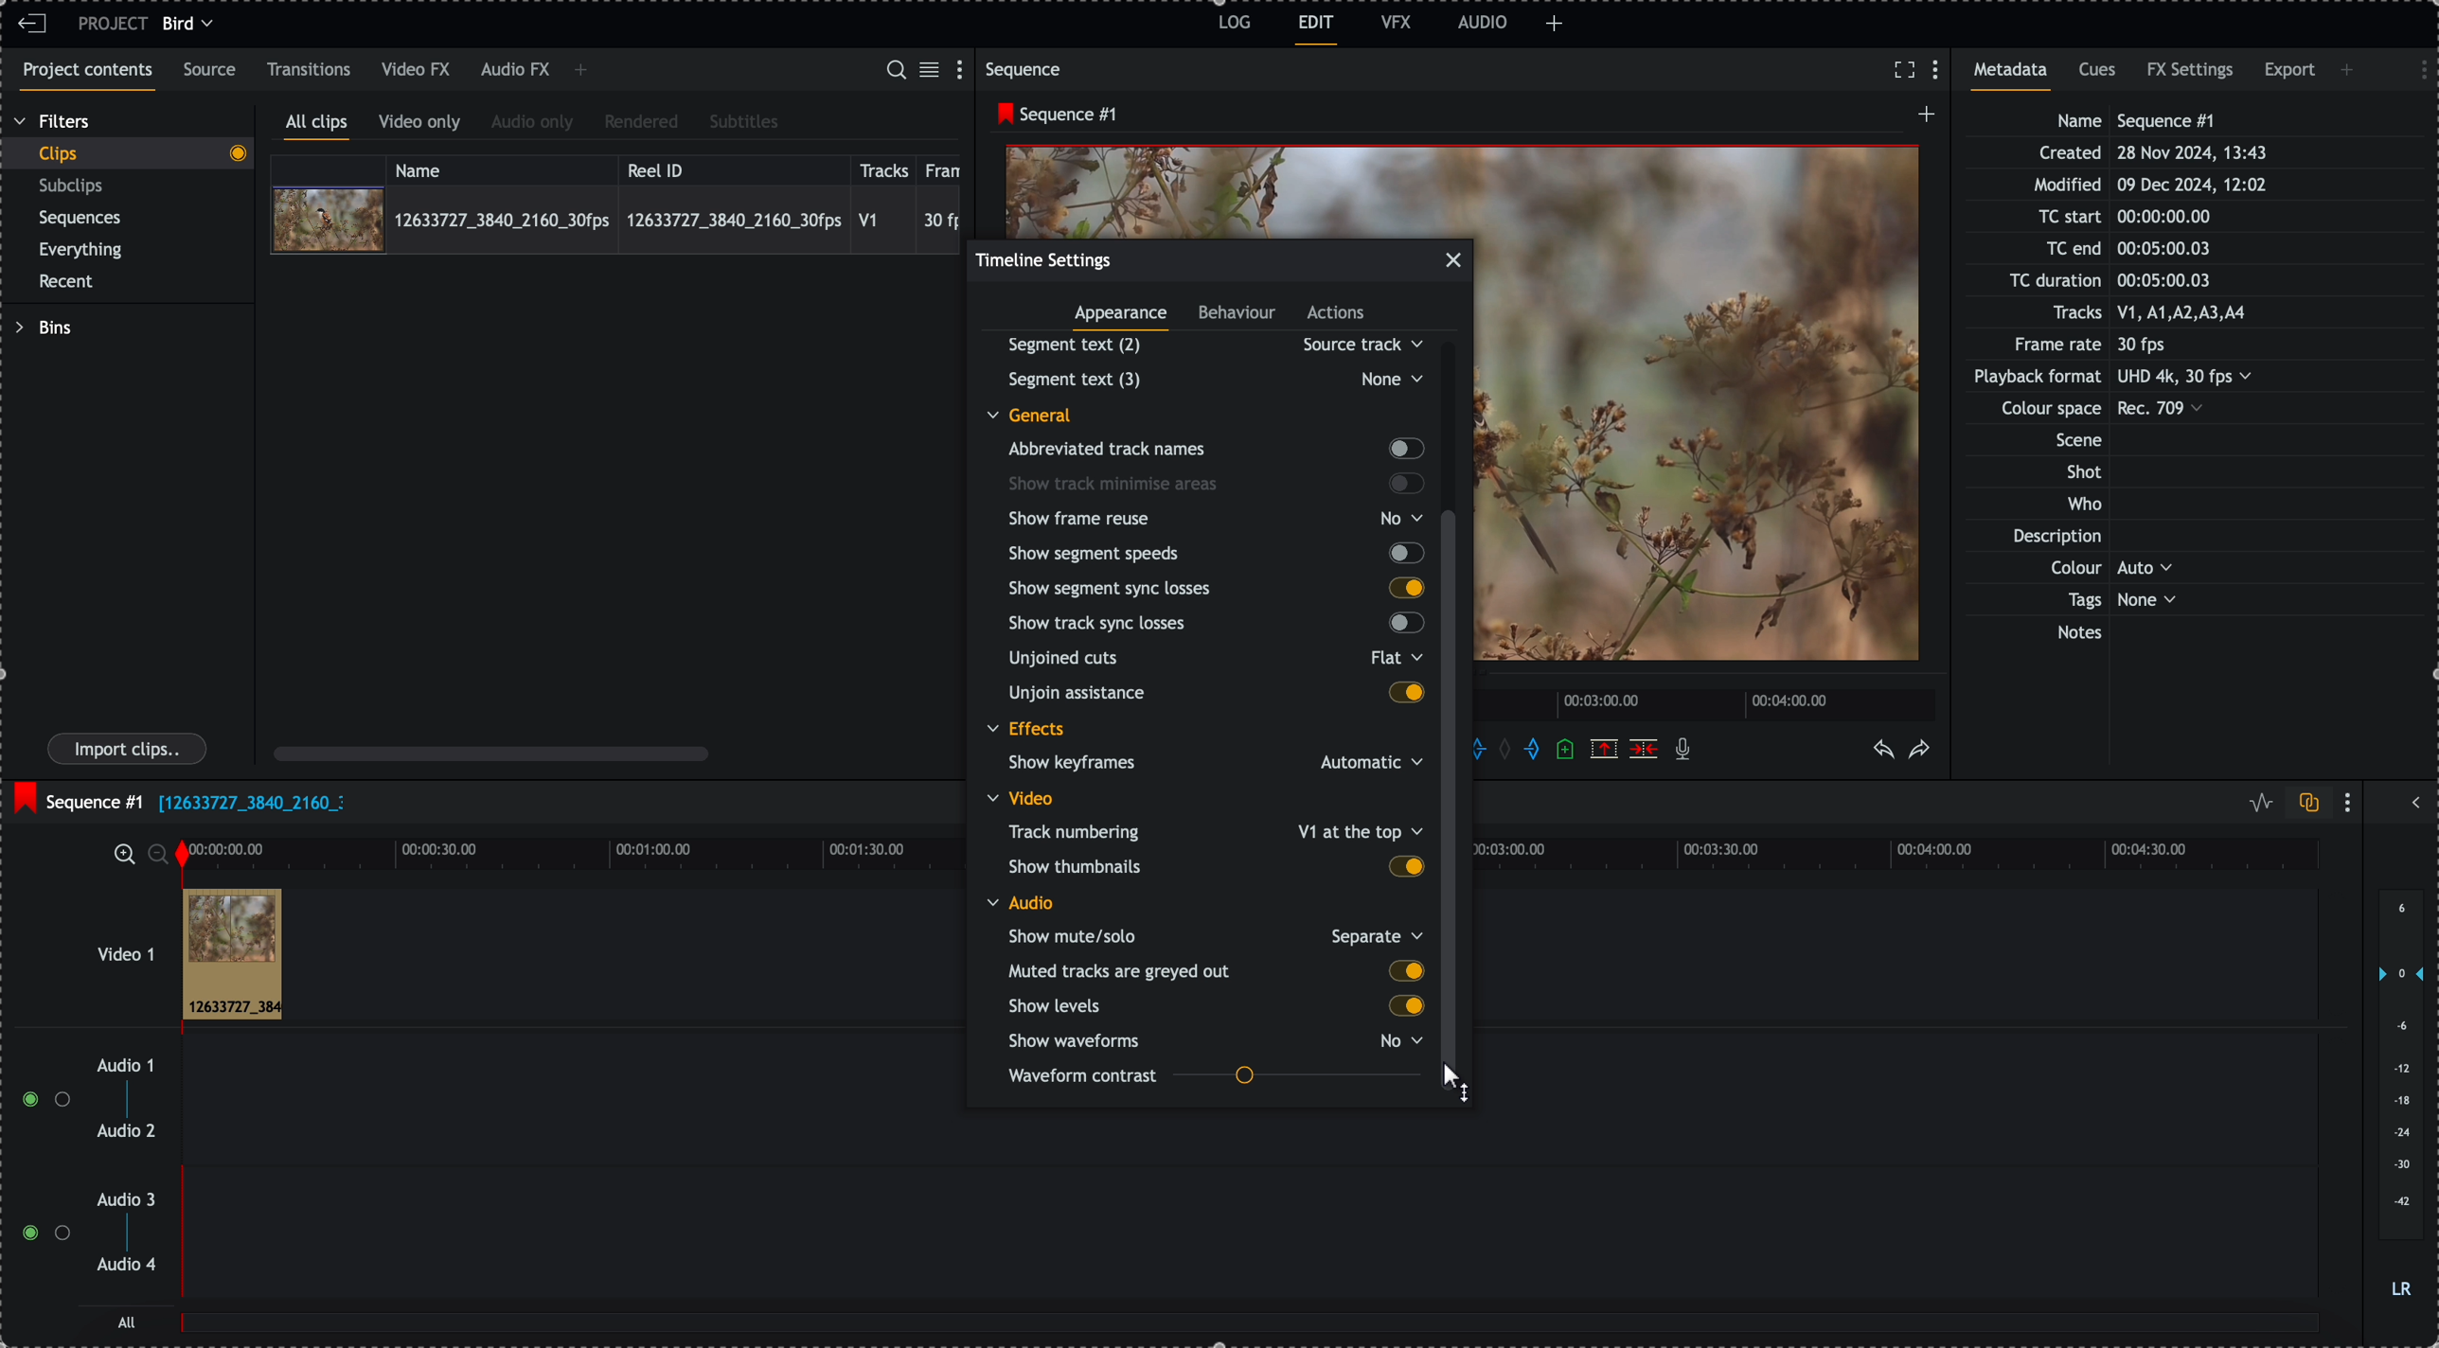  I want to click on undo, so click(1885, 751).